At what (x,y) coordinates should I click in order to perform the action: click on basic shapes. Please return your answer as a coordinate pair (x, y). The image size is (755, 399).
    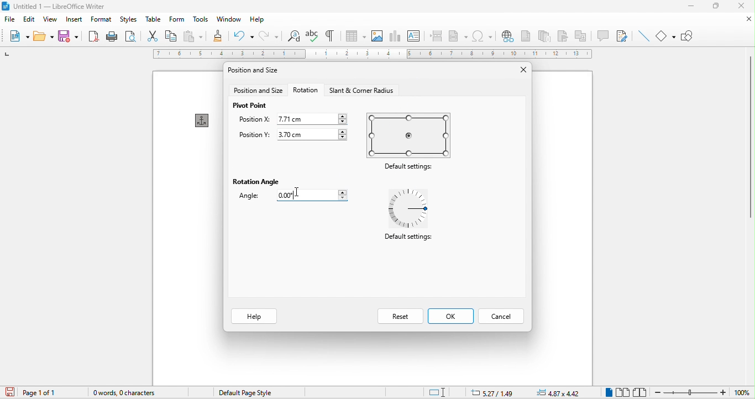
    Looking at the image, I should click on (667, 35).